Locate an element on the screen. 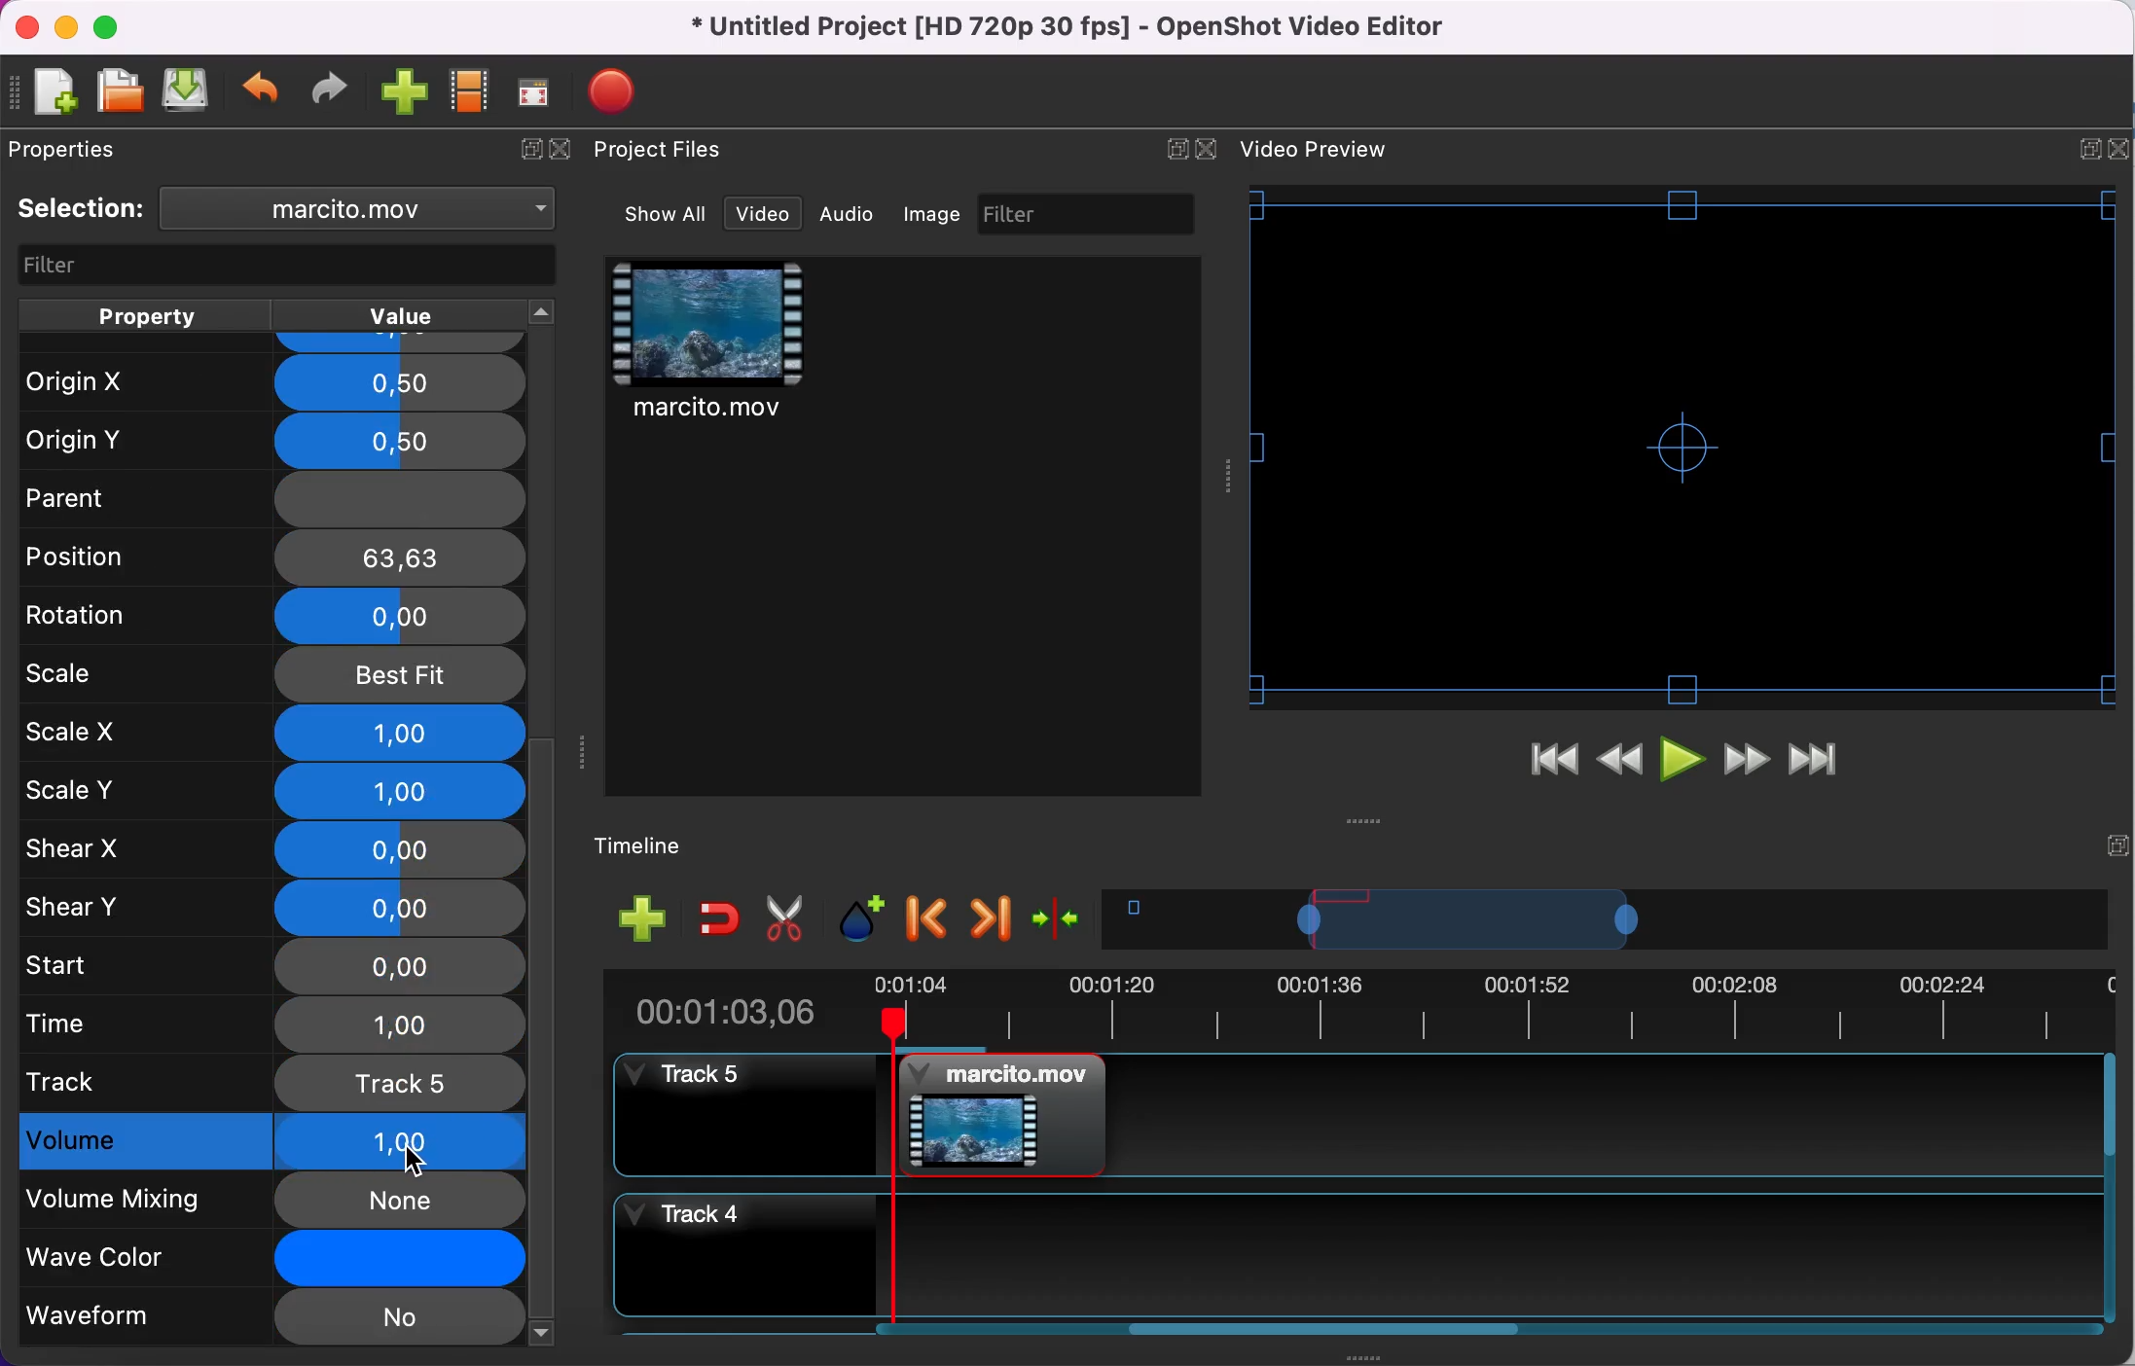 The width and height of the screenshot is (2135, 1366). Expand/Collapse is located at coordinates (2117, 845).